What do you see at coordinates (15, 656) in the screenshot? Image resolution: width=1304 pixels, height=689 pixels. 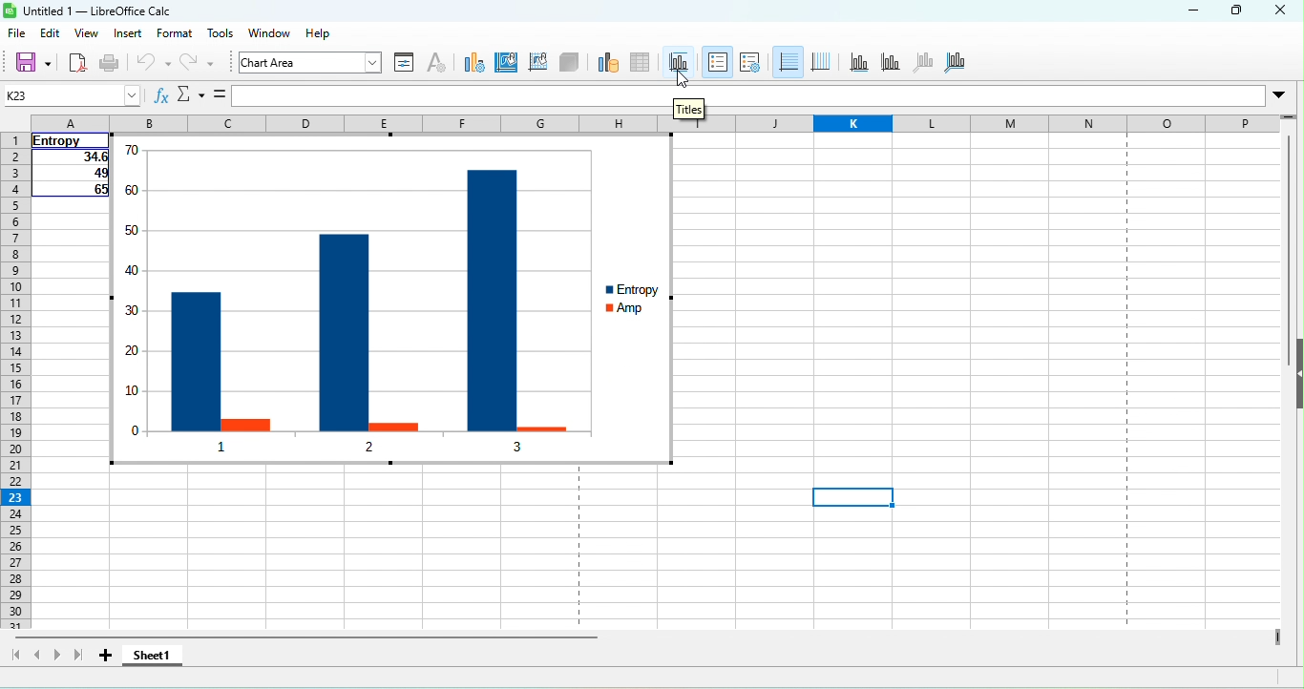 I see `scroll to first sheet` at bounding box center [15, 656].